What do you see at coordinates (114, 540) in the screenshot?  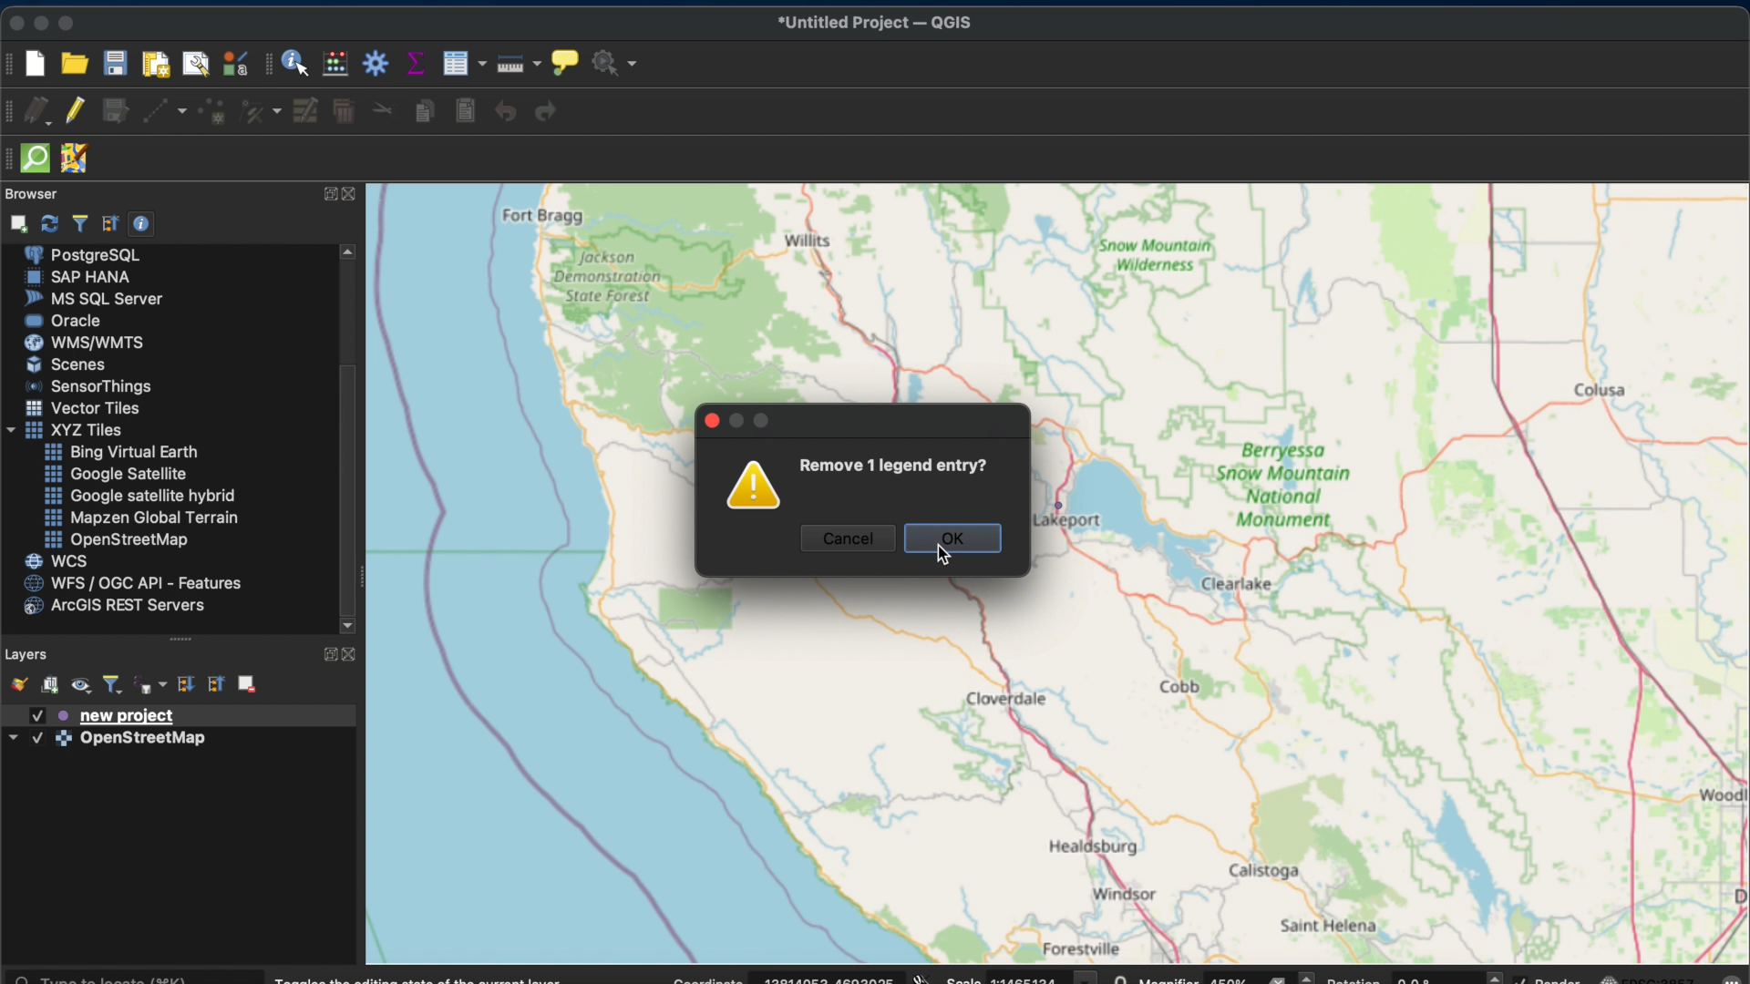 I see `openstreetmap` at bounding box center [114, 540].